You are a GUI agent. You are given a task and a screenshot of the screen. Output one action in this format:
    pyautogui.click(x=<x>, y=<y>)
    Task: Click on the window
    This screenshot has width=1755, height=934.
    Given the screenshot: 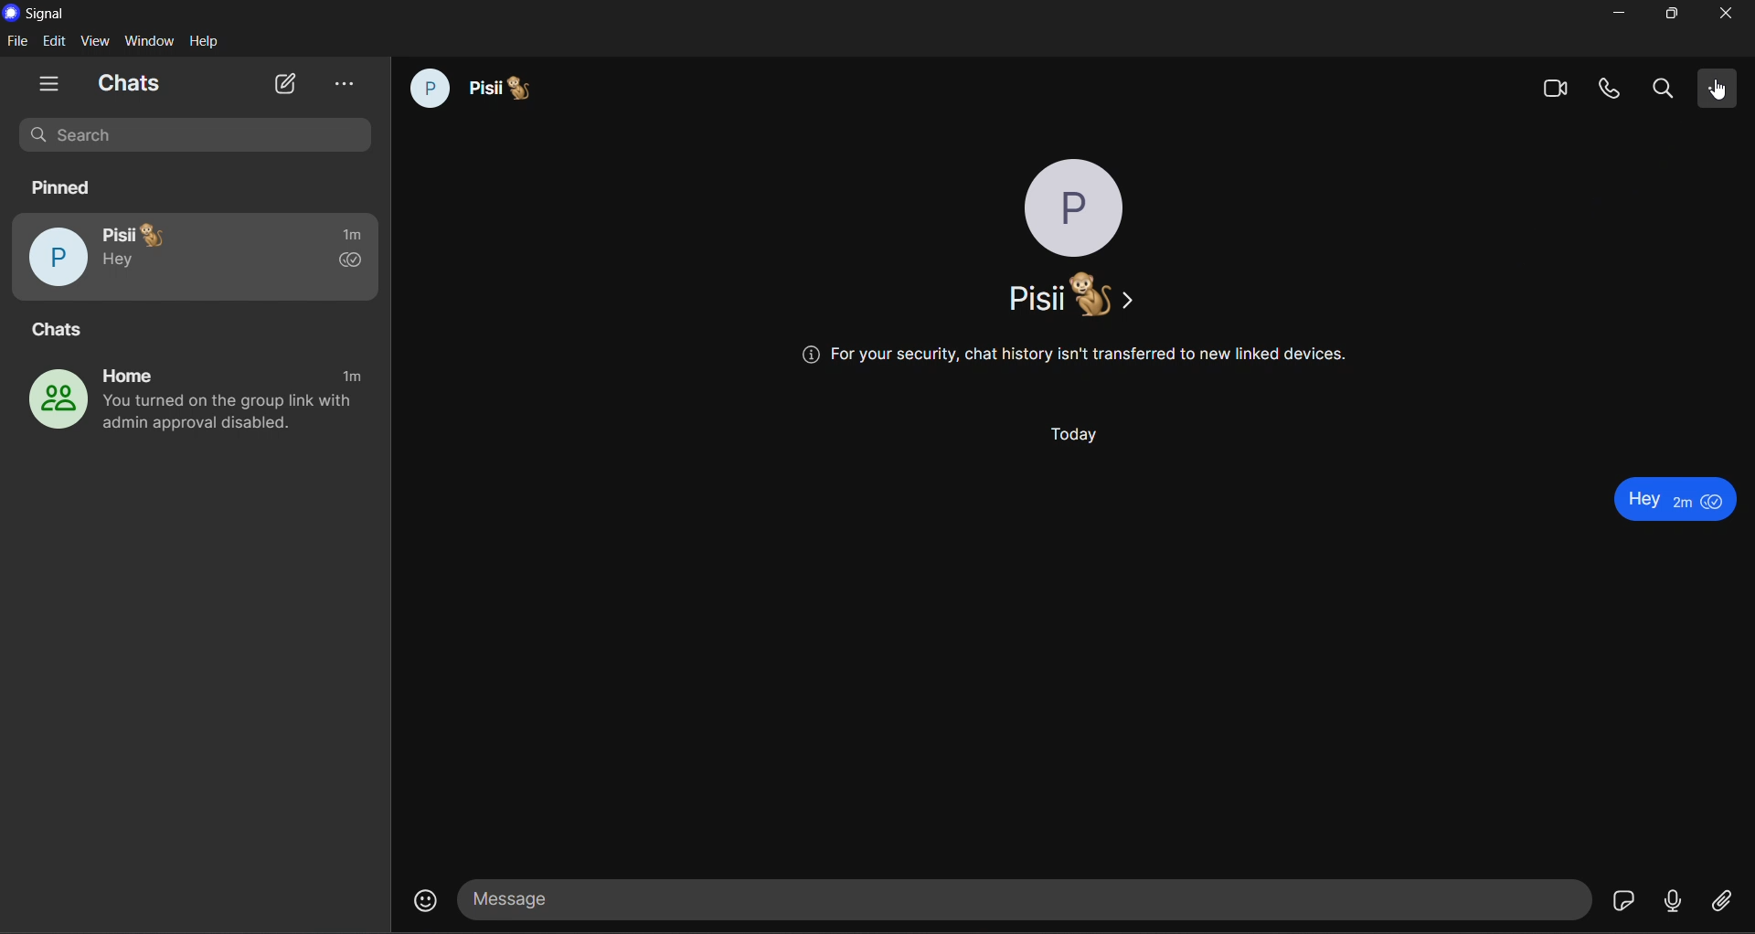 What is the action you would take?
    pyautogui.click(x=151, y=41)
    